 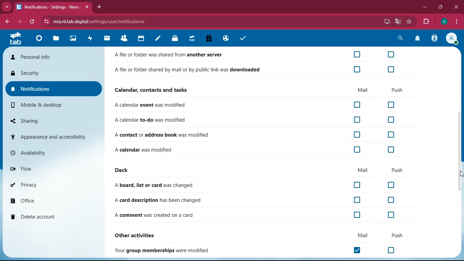 What do you see at coordinates (164, 250) in the screenshot?
I see `Your group memberships were modified` at bounding box center [164, 250].